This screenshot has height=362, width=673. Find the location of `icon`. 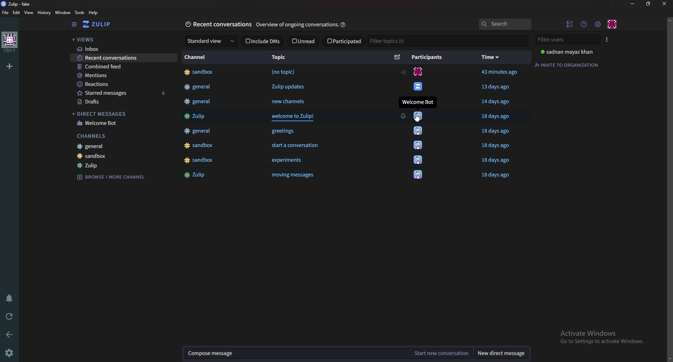

icon is located at coordinates (418, 86).